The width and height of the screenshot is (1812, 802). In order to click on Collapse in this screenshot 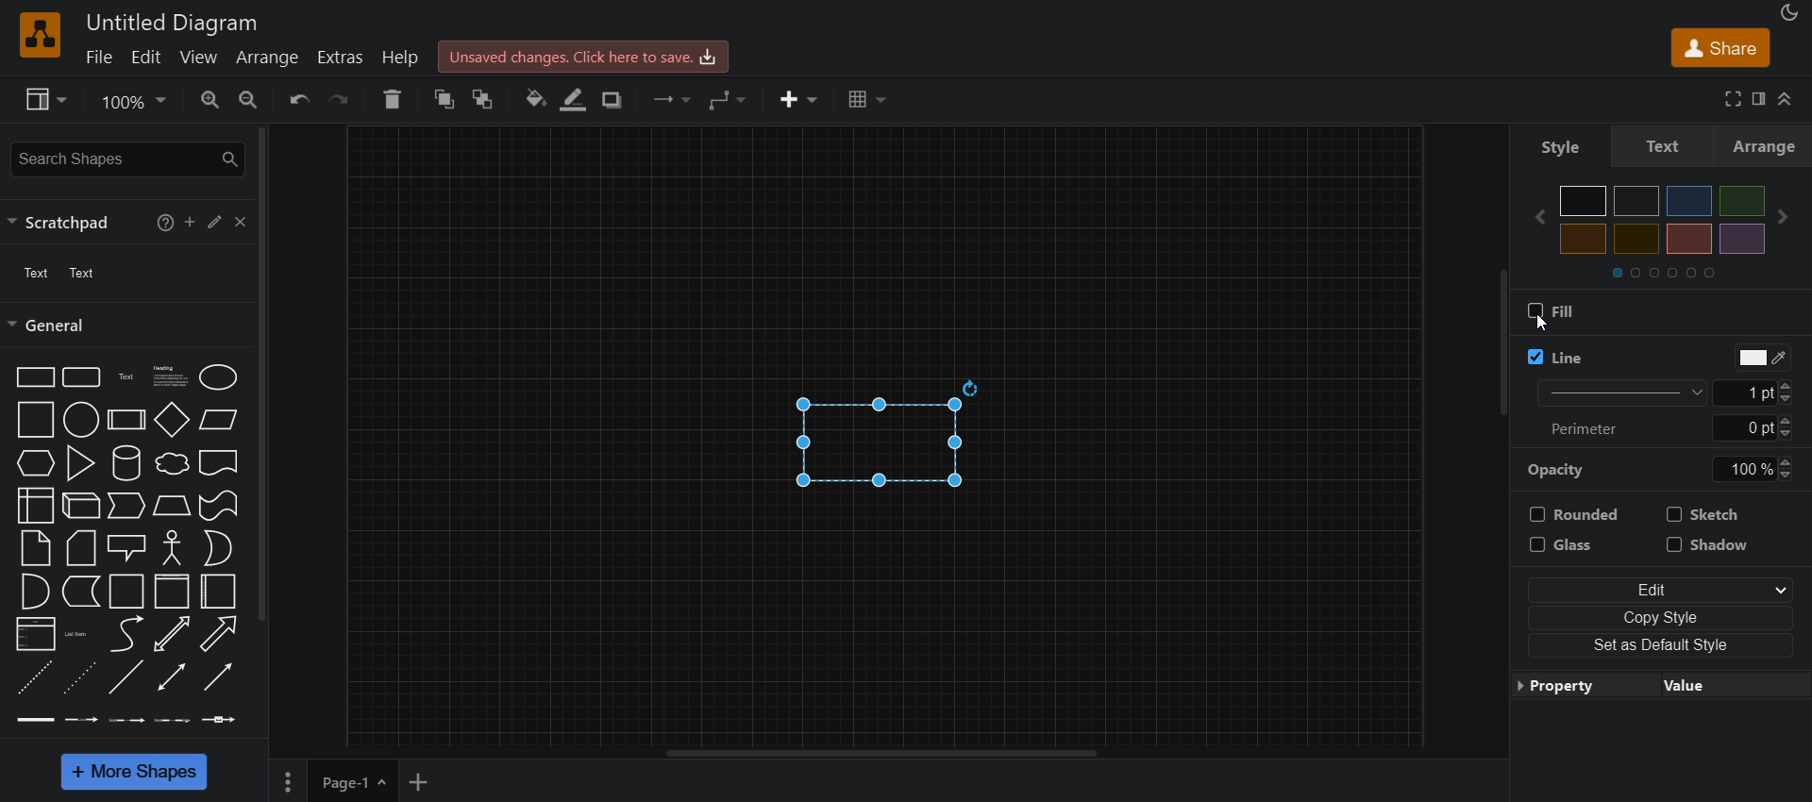, I will do `click(1787, 99)`.